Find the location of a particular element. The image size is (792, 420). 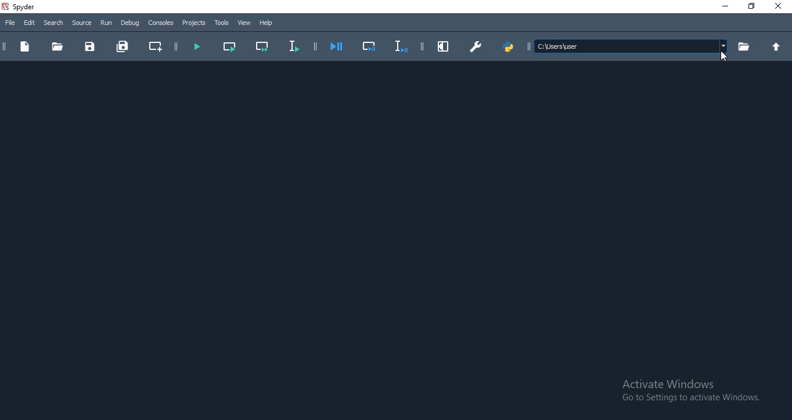

Run is located at coordinates (106, 23).